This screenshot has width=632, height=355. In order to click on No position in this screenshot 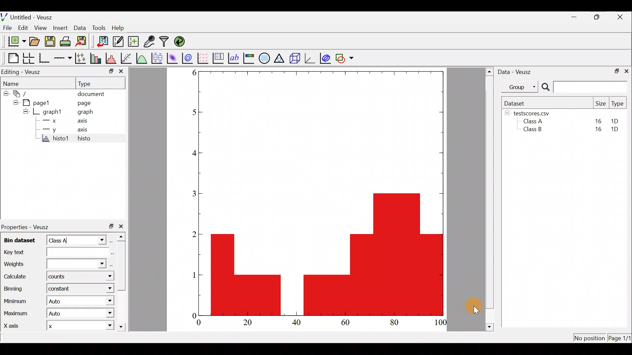, I will do `click(589, 337)`.